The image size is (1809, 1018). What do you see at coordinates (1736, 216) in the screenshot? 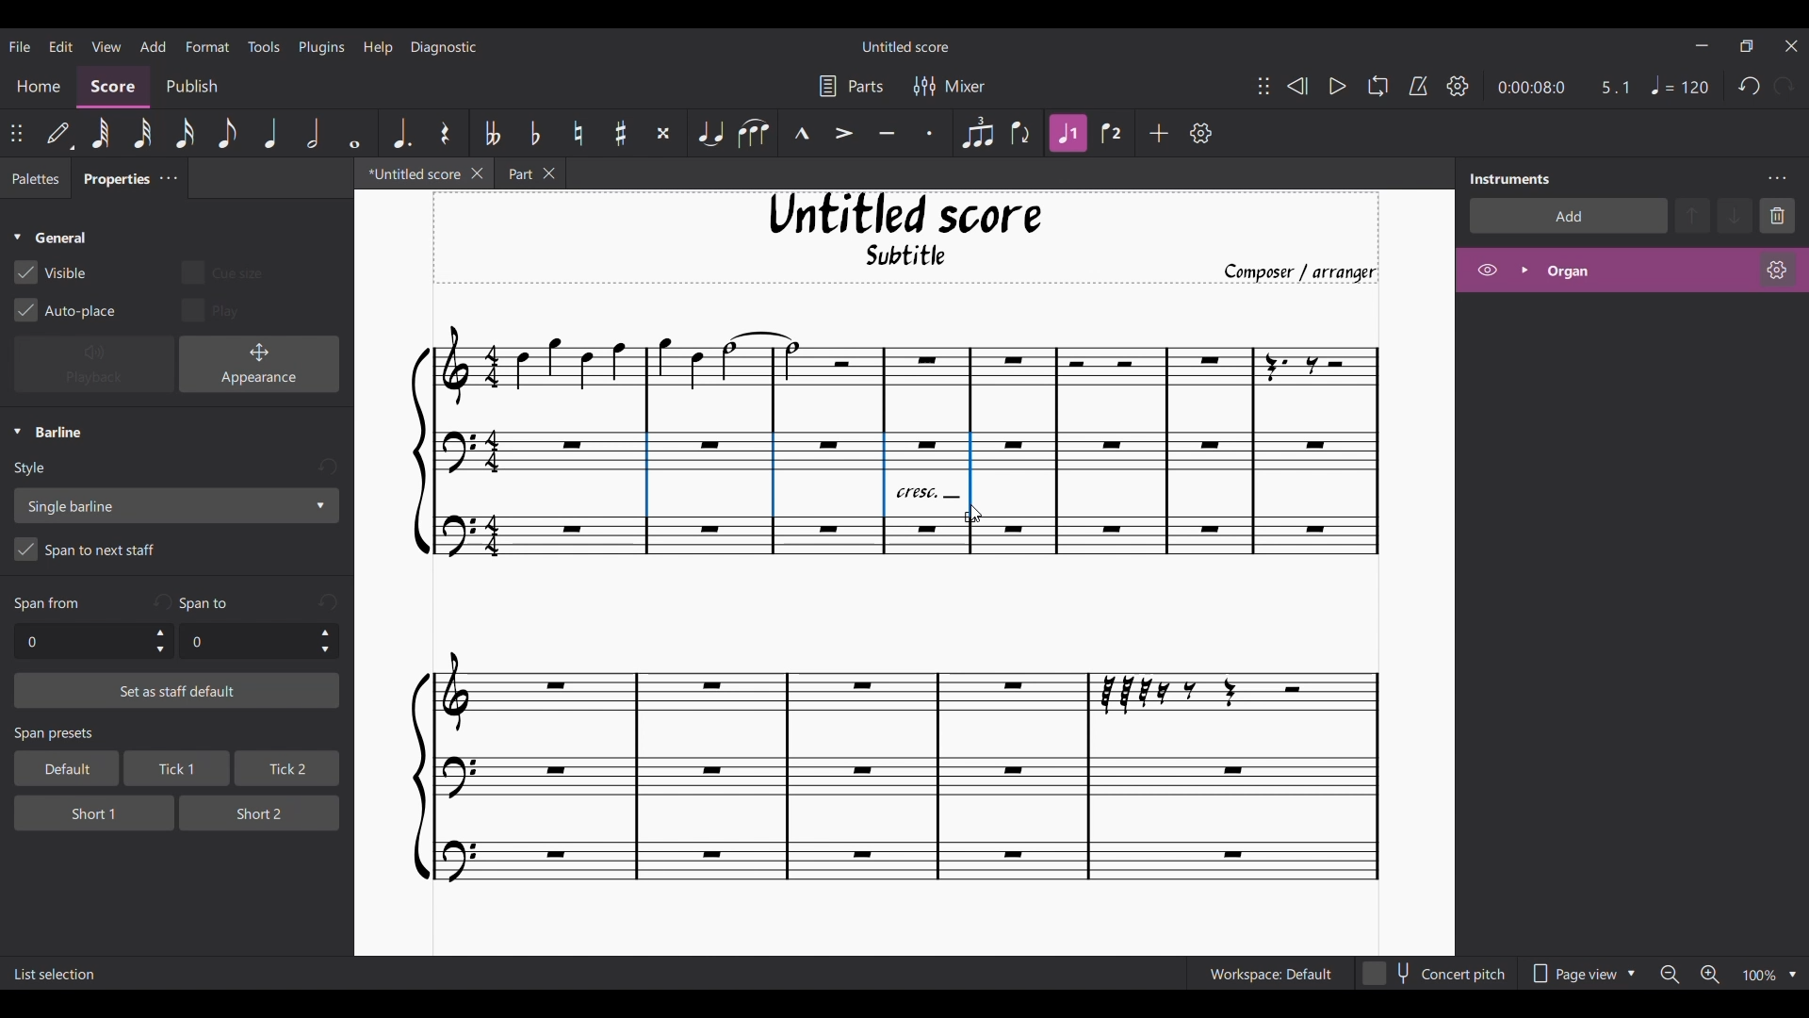
I see `Move selection down` at bounding box center [1736, 216].